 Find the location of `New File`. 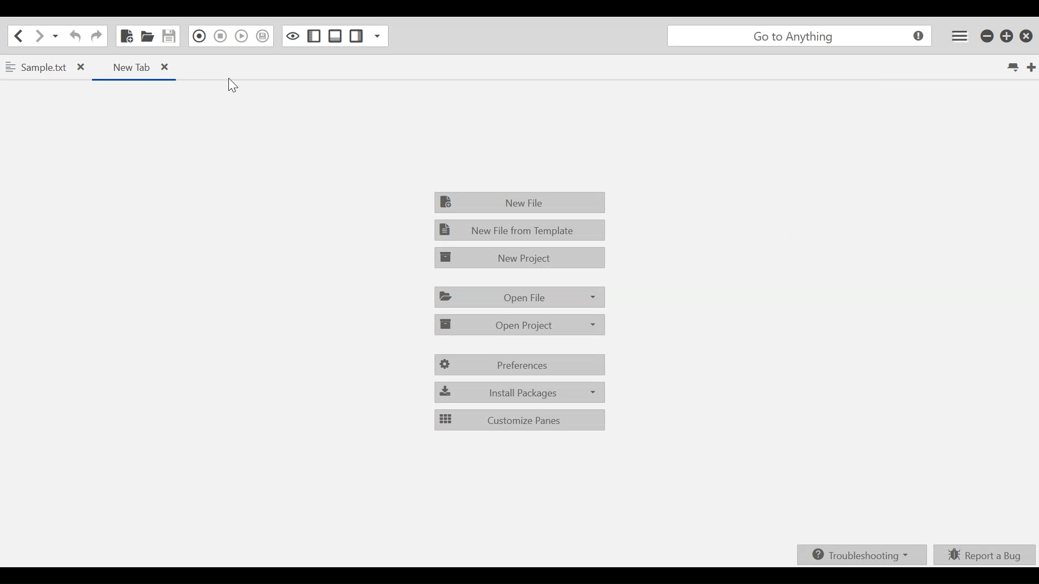

New File is located at coordinates (519, 202).